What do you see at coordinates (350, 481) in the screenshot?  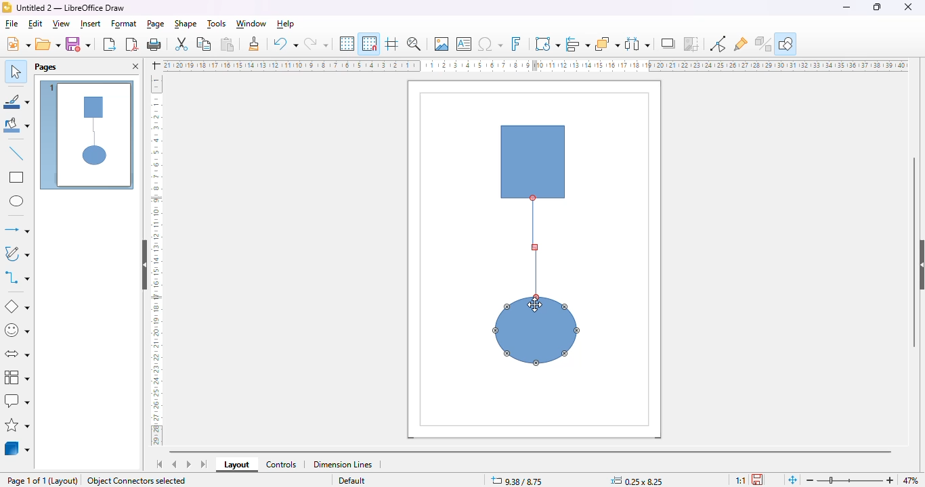 I see `Default` at bounding box center [350, 481].